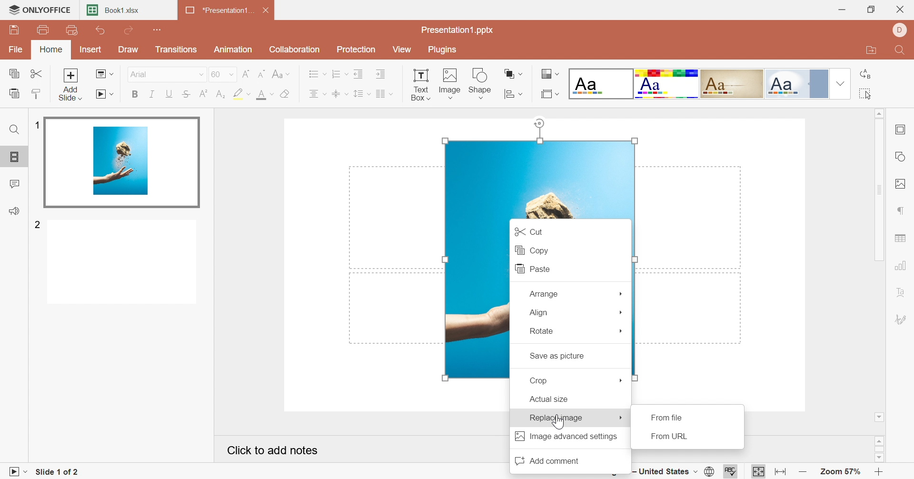  I want to click on Add comment, so click(546, 459).